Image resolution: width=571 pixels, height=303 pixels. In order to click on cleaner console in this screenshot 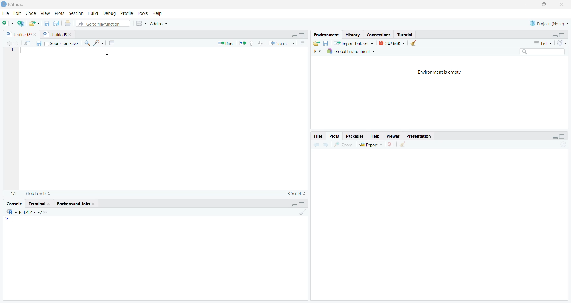, I will do `click(302, 212)`.